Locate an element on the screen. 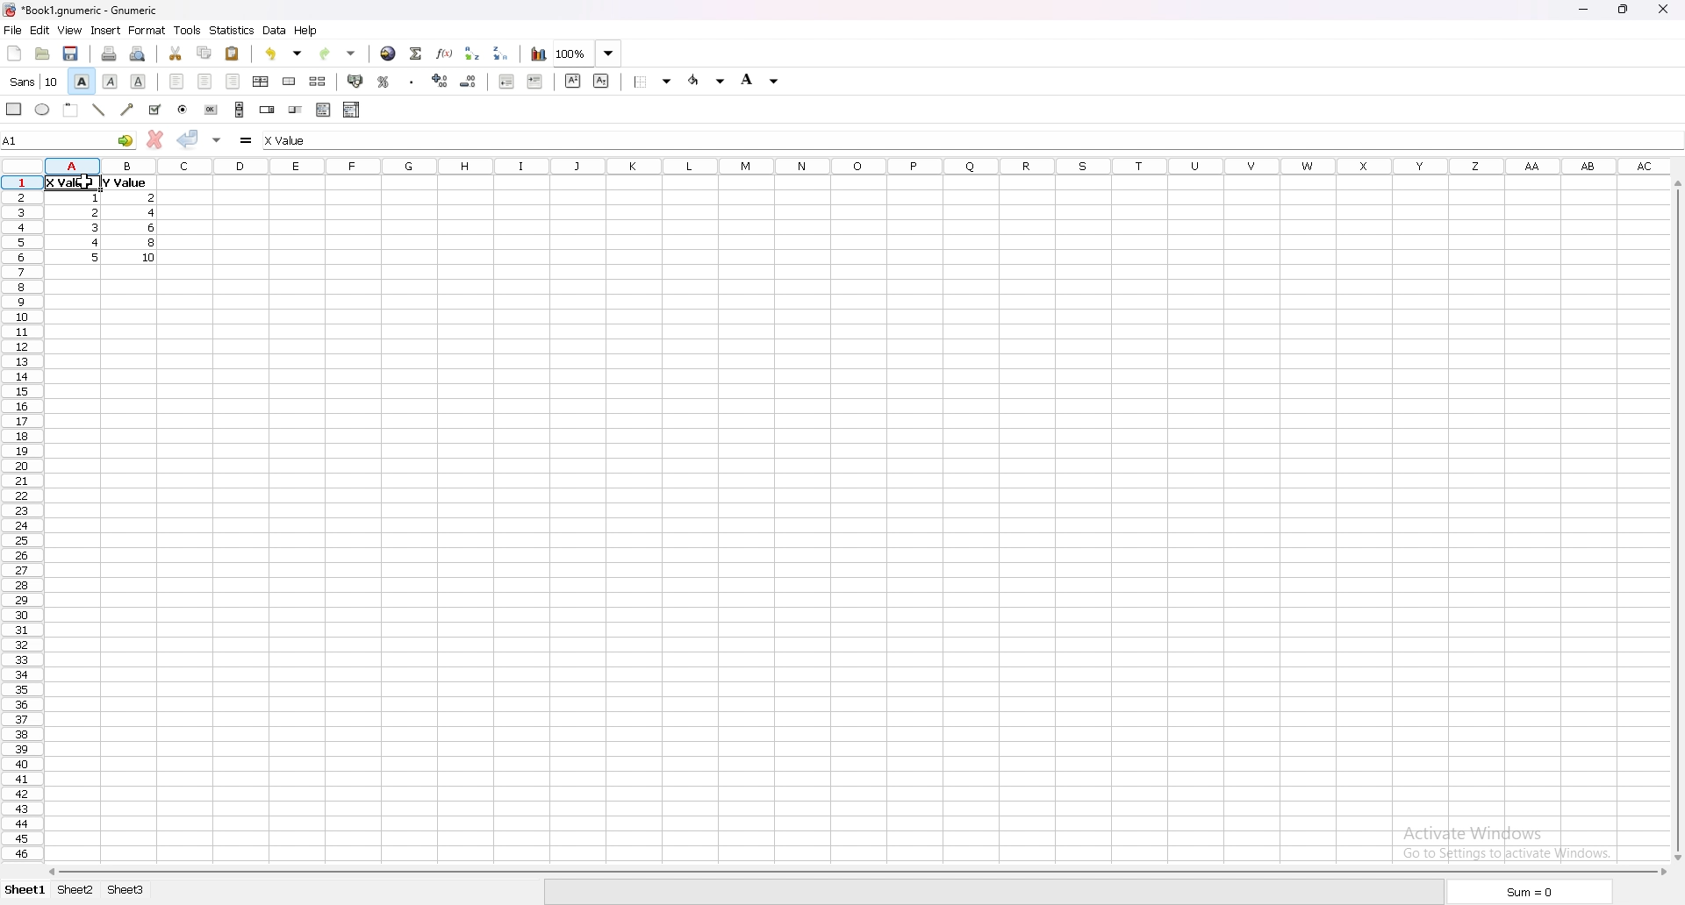 This screenshot has width=1685, height=905. value is located at coordinates (95, 226).